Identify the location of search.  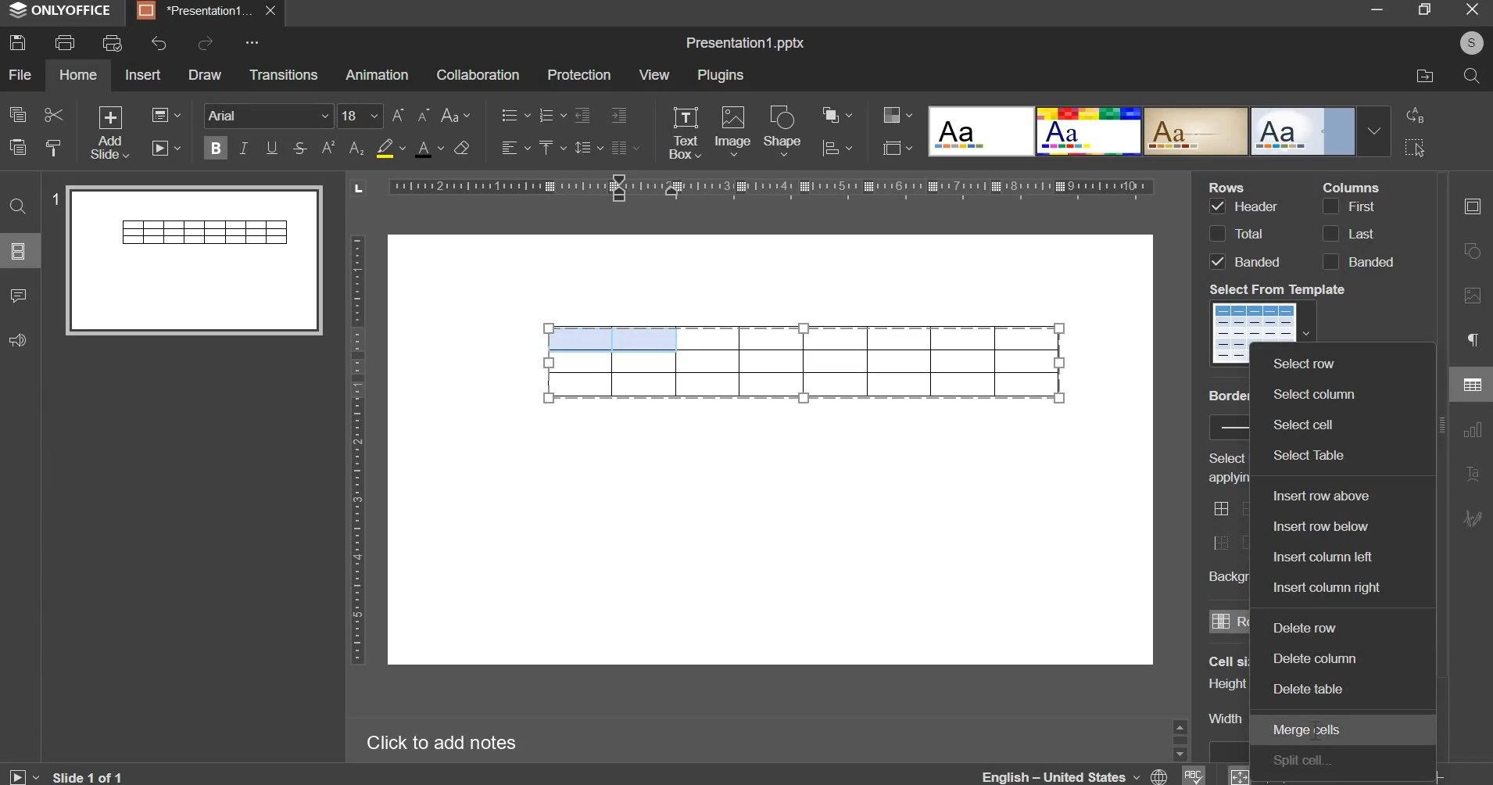
(1470, 76).